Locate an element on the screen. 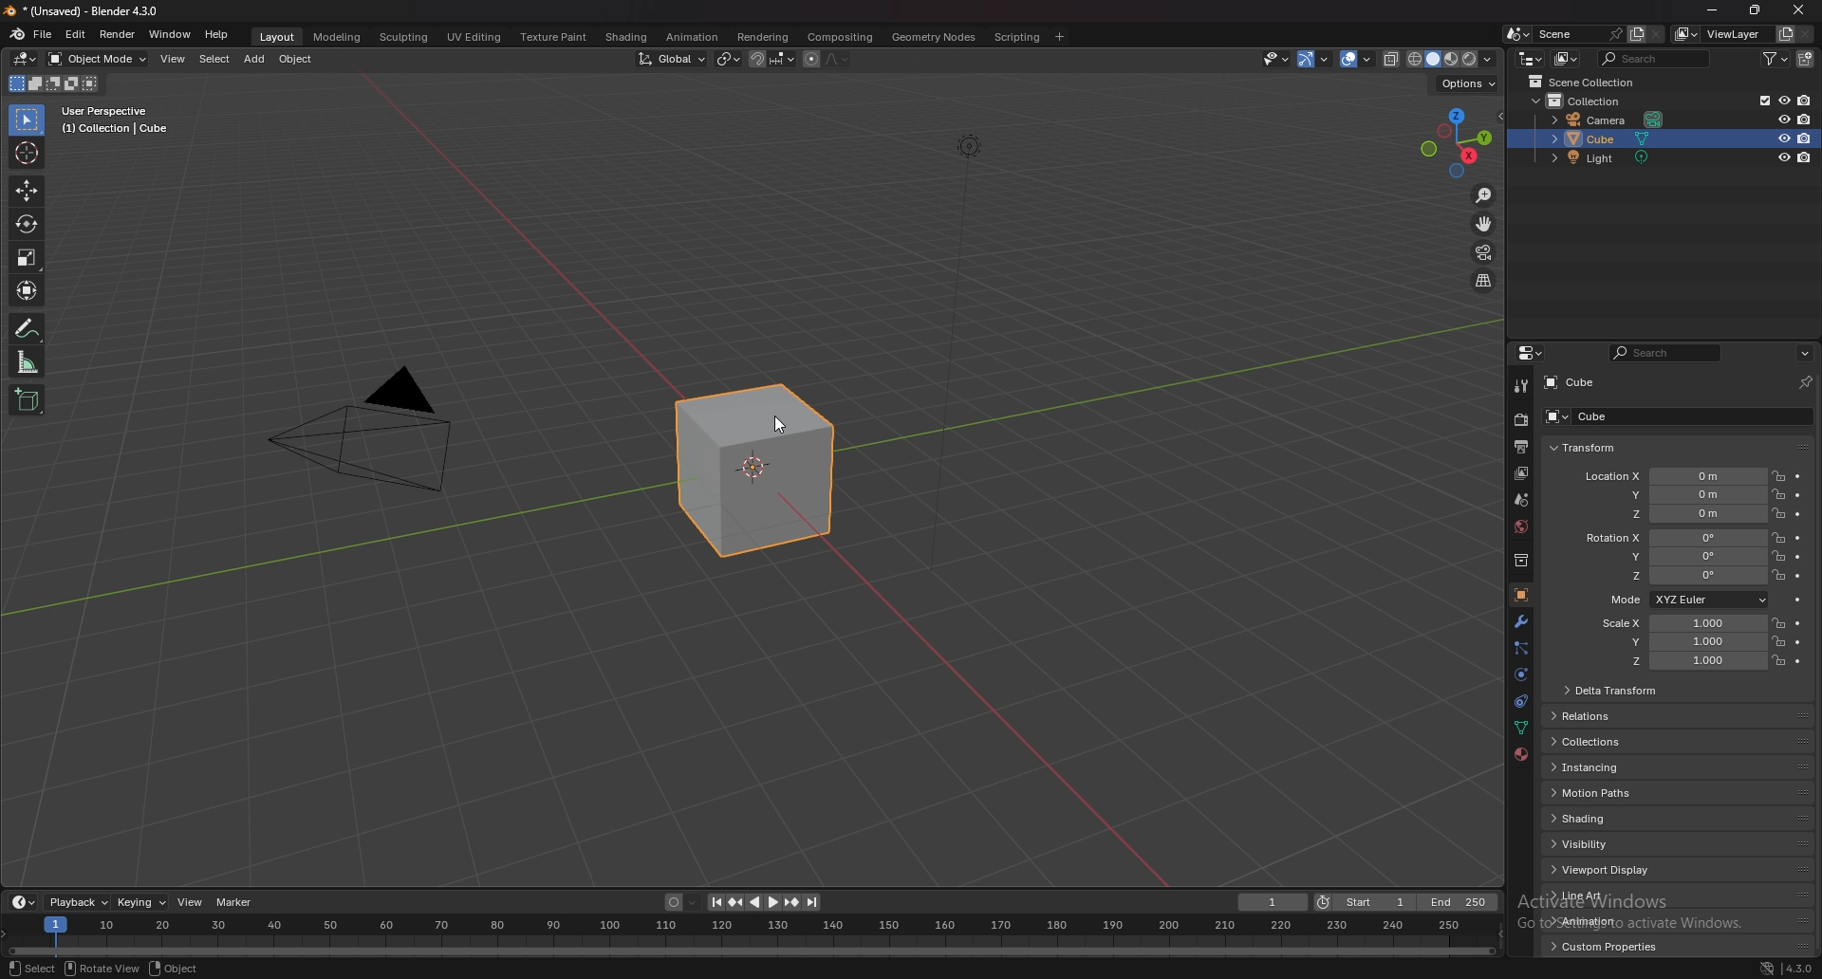  object is located at coordinates (177, 968).